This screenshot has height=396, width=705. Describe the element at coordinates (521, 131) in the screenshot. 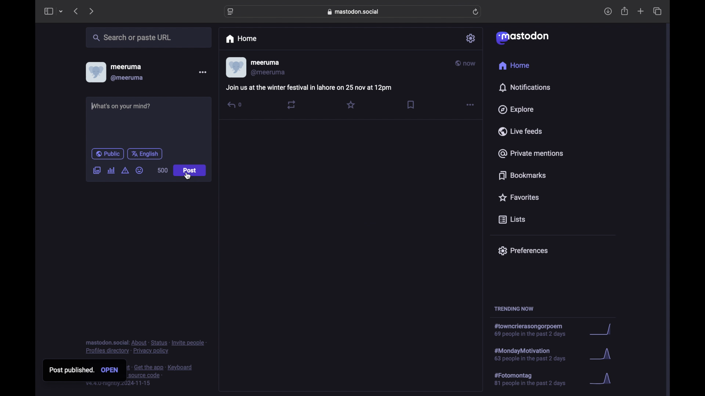

I see `live feeds` at that location.